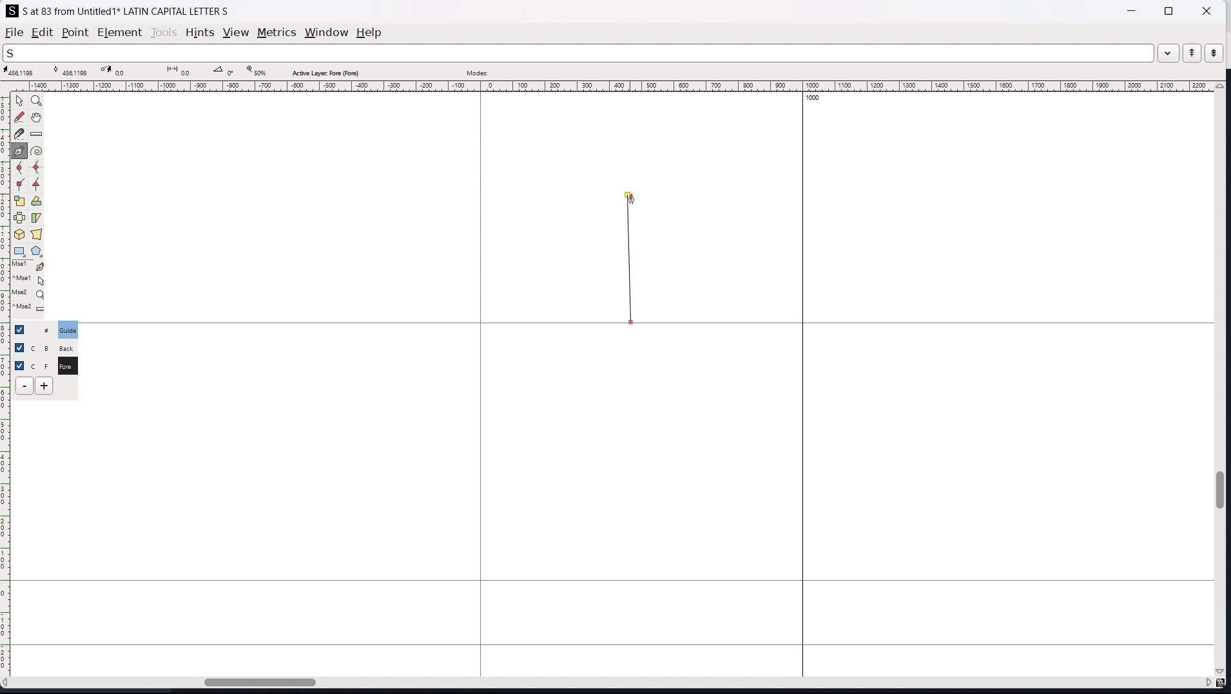 The height and width of the screenshot is (694, 1231). I want to click on logo, so click(12, 11).